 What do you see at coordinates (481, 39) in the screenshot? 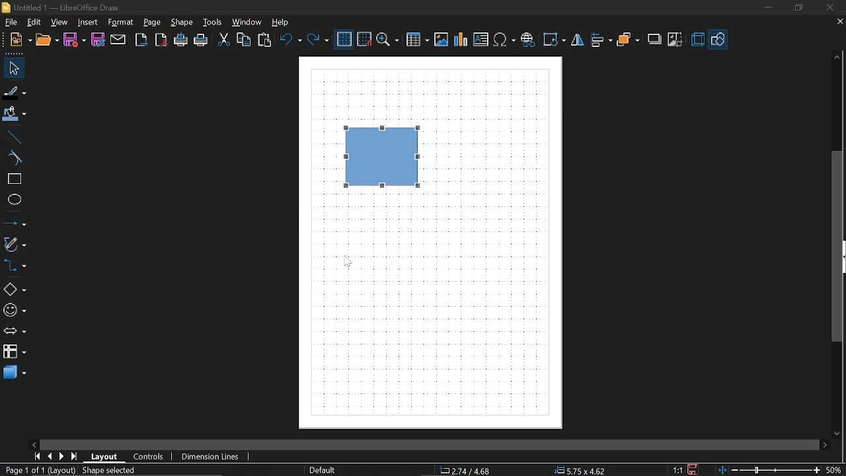
I see `Insert chart` at bounding box center [481, 39].